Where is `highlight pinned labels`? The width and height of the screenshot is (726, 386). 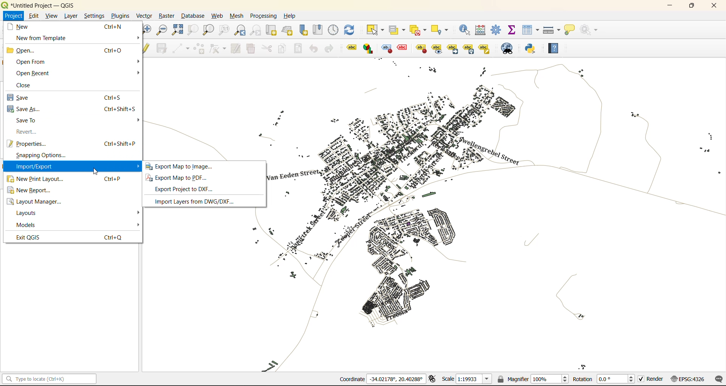
highlight pinned labels is located at coordinates (351, 48).